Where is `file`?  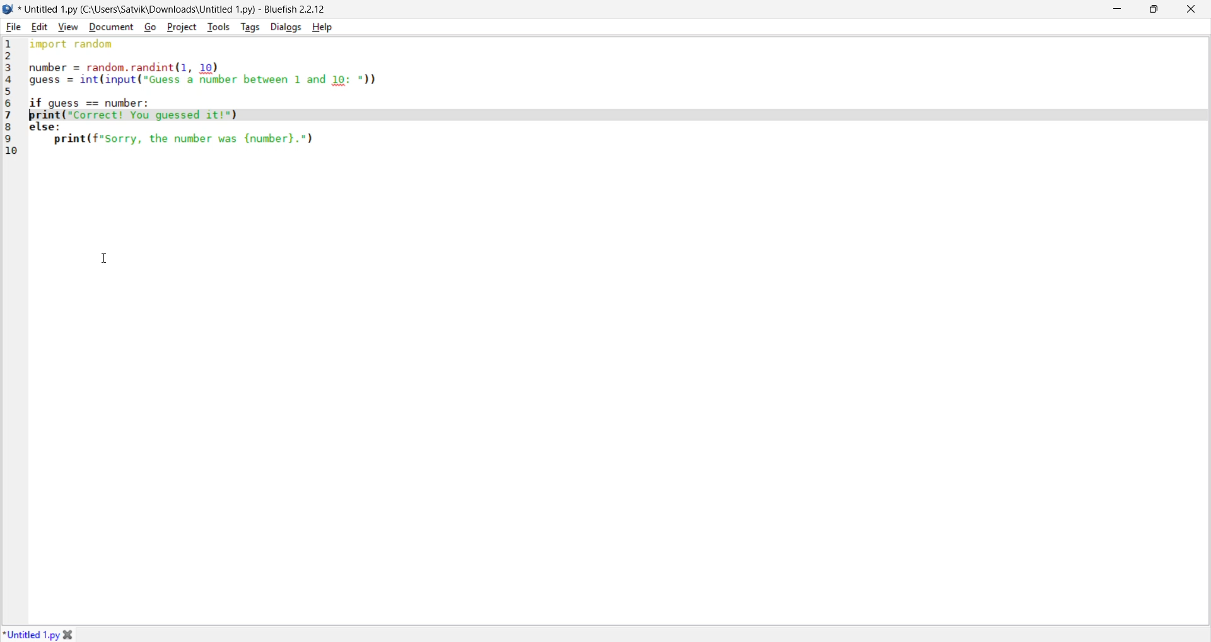
file is located at coordinates (15, 26).